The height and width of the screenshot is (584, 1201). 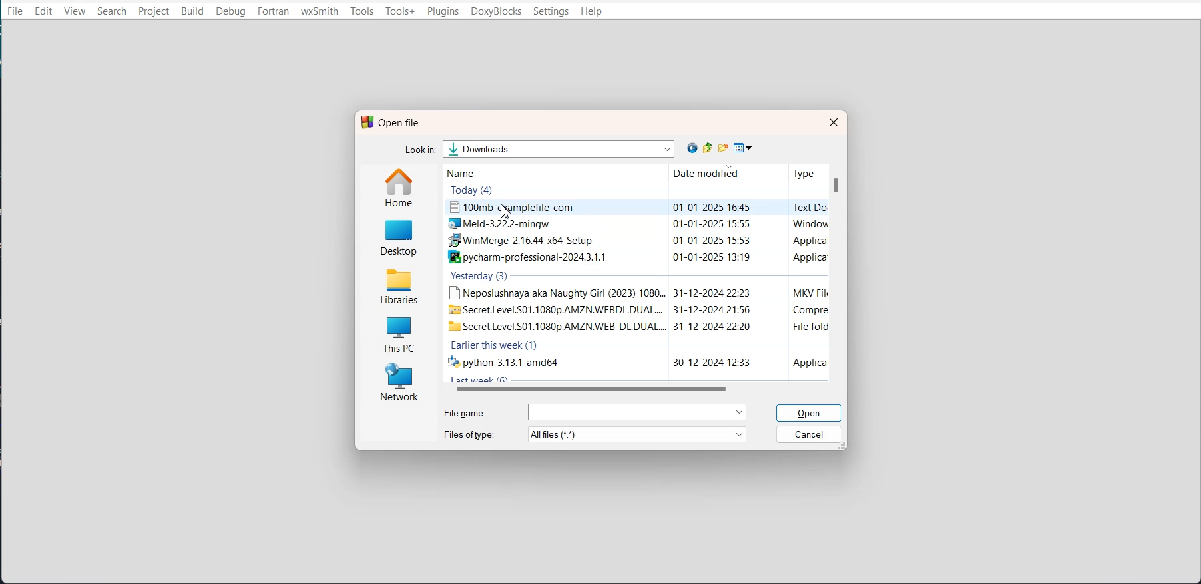 I want to click on go back Previous file, so click(x=693, y=148).